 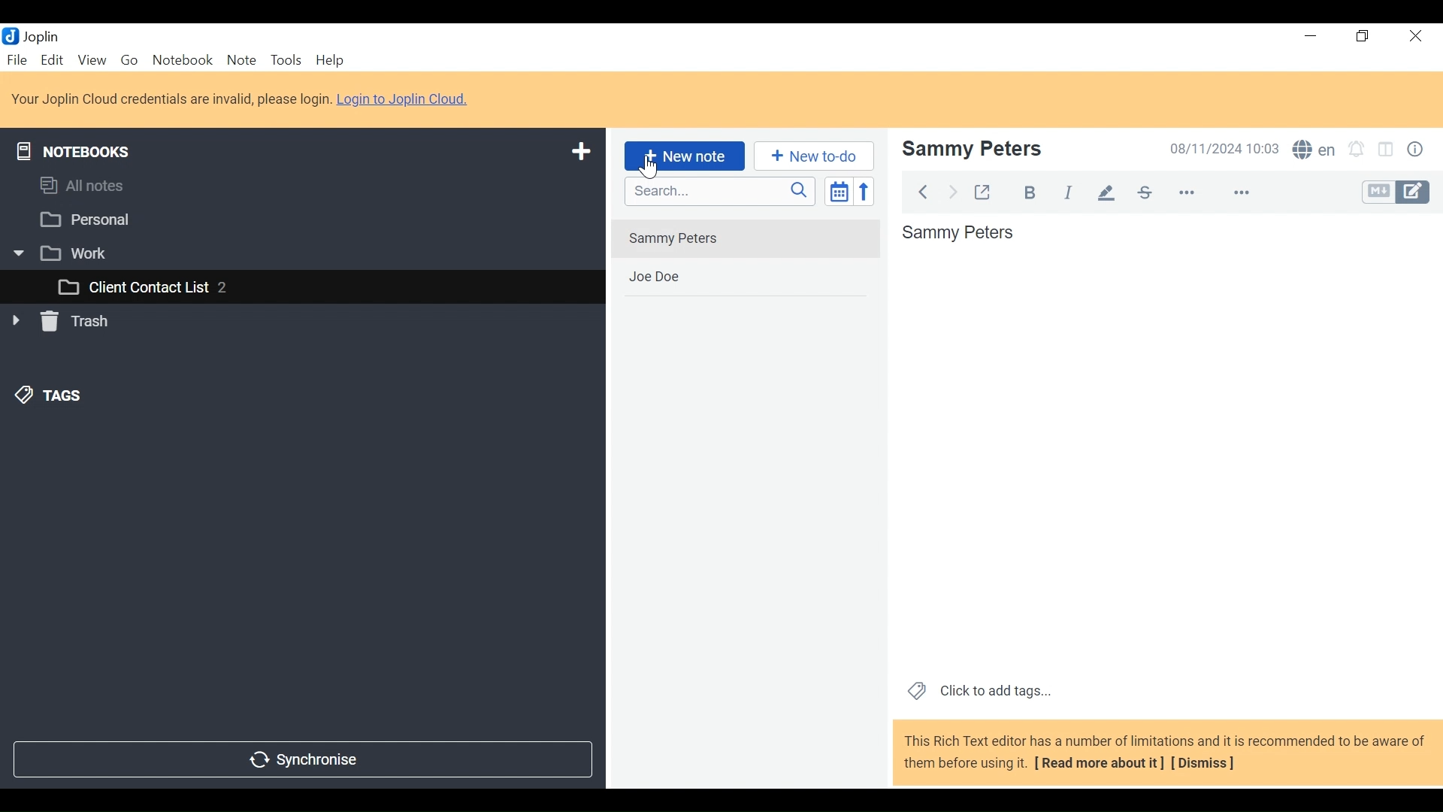 What do you see at coordinates (1314, 149) in the screenshot?
I see `Spell checker` at bounding box center [1314, 149].